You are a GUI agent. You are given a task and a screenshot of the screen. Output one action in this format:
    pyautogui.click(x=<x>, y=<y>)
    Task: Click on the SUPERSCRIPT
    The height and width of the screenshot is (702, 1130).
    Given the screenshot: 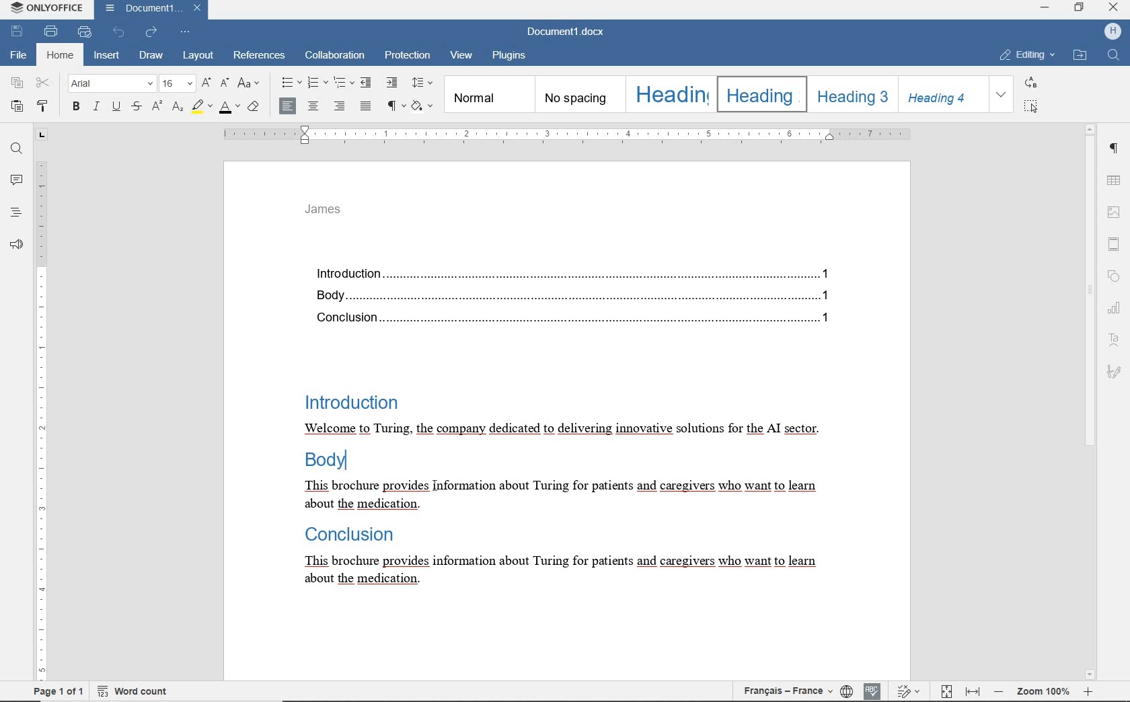 What is the action you would take?
    pyautogui.click(x=156, y=106)
    